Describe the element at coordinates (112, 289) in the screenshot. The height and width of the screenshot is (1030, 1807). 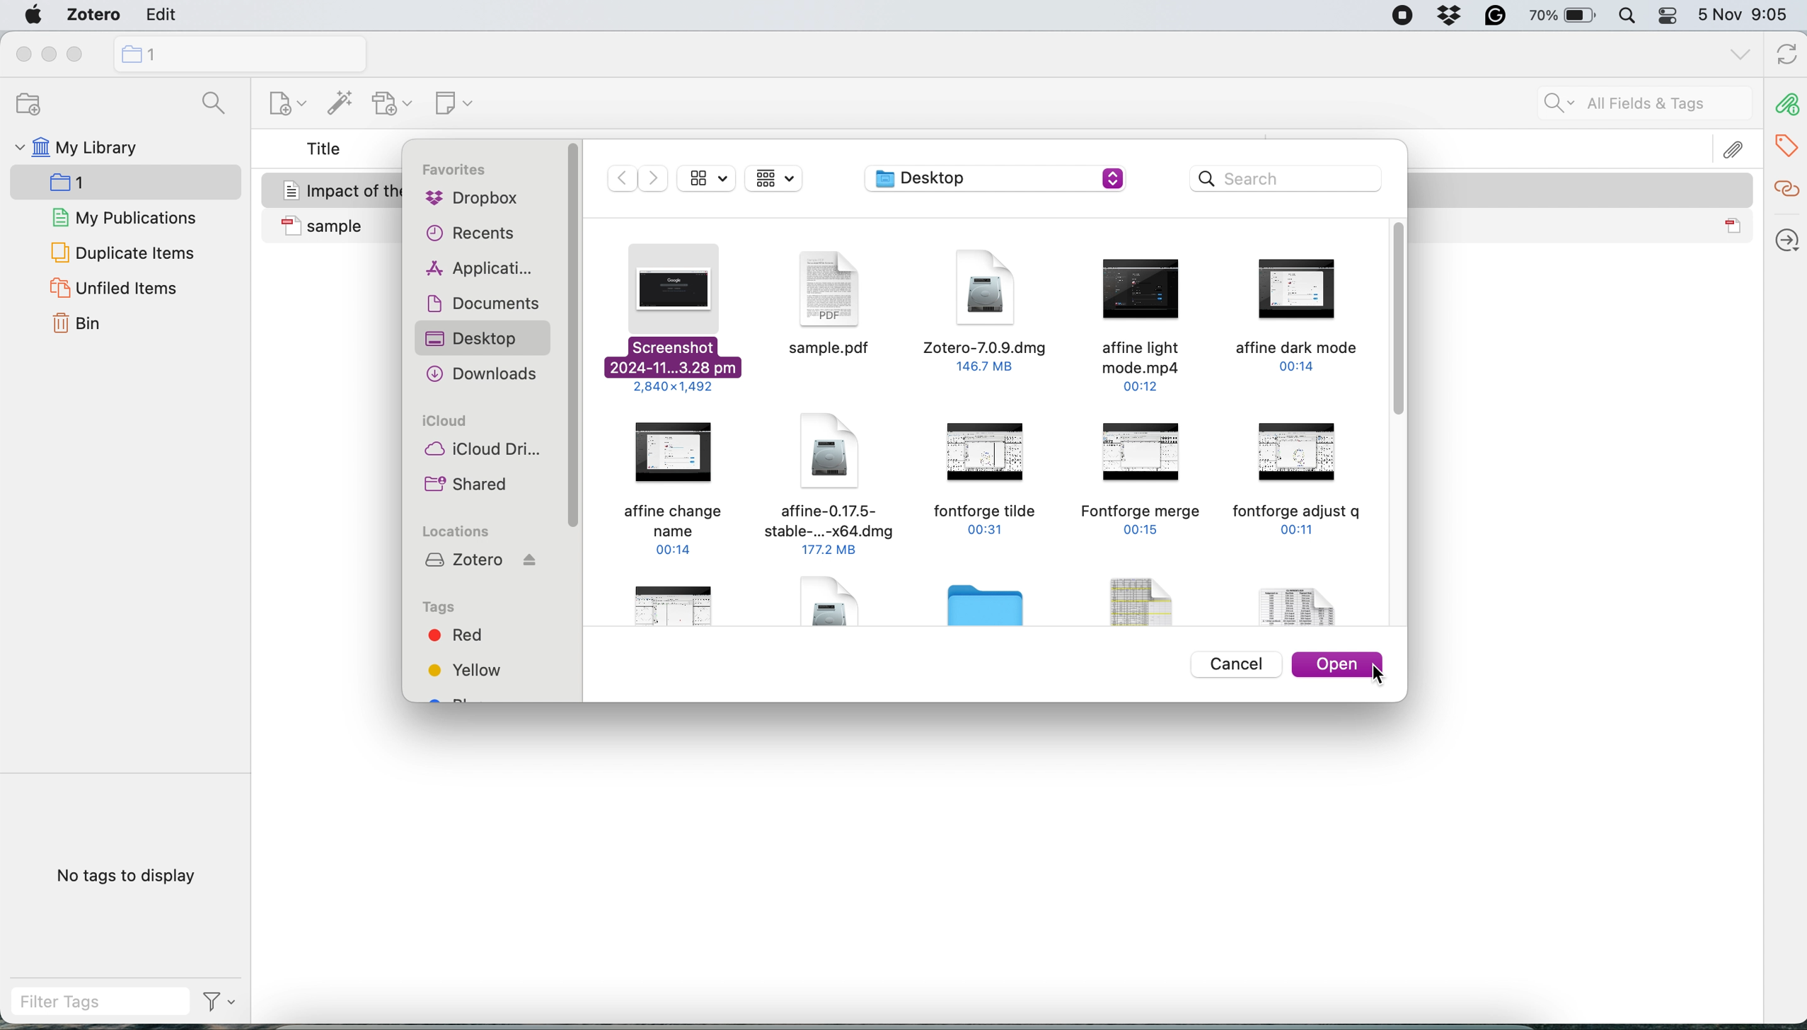
I see `unfiled items` at that location.